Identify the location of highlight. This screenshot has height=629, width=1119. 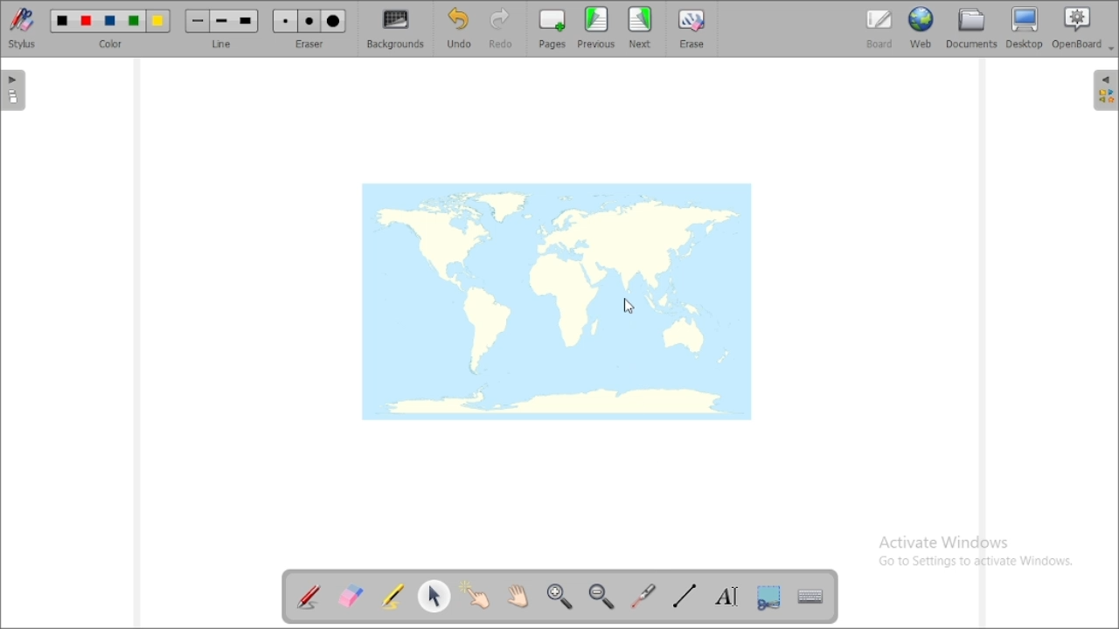
(392, 596).